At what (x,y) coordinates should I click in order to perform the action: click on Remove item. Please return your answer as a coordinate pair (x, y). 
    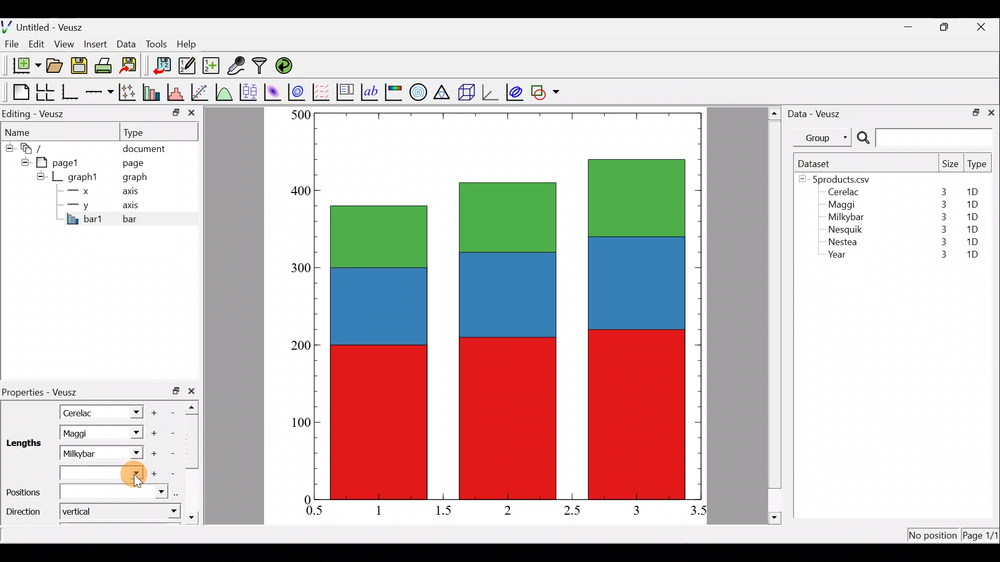
    Looking at the image, I should click on (173, 453).